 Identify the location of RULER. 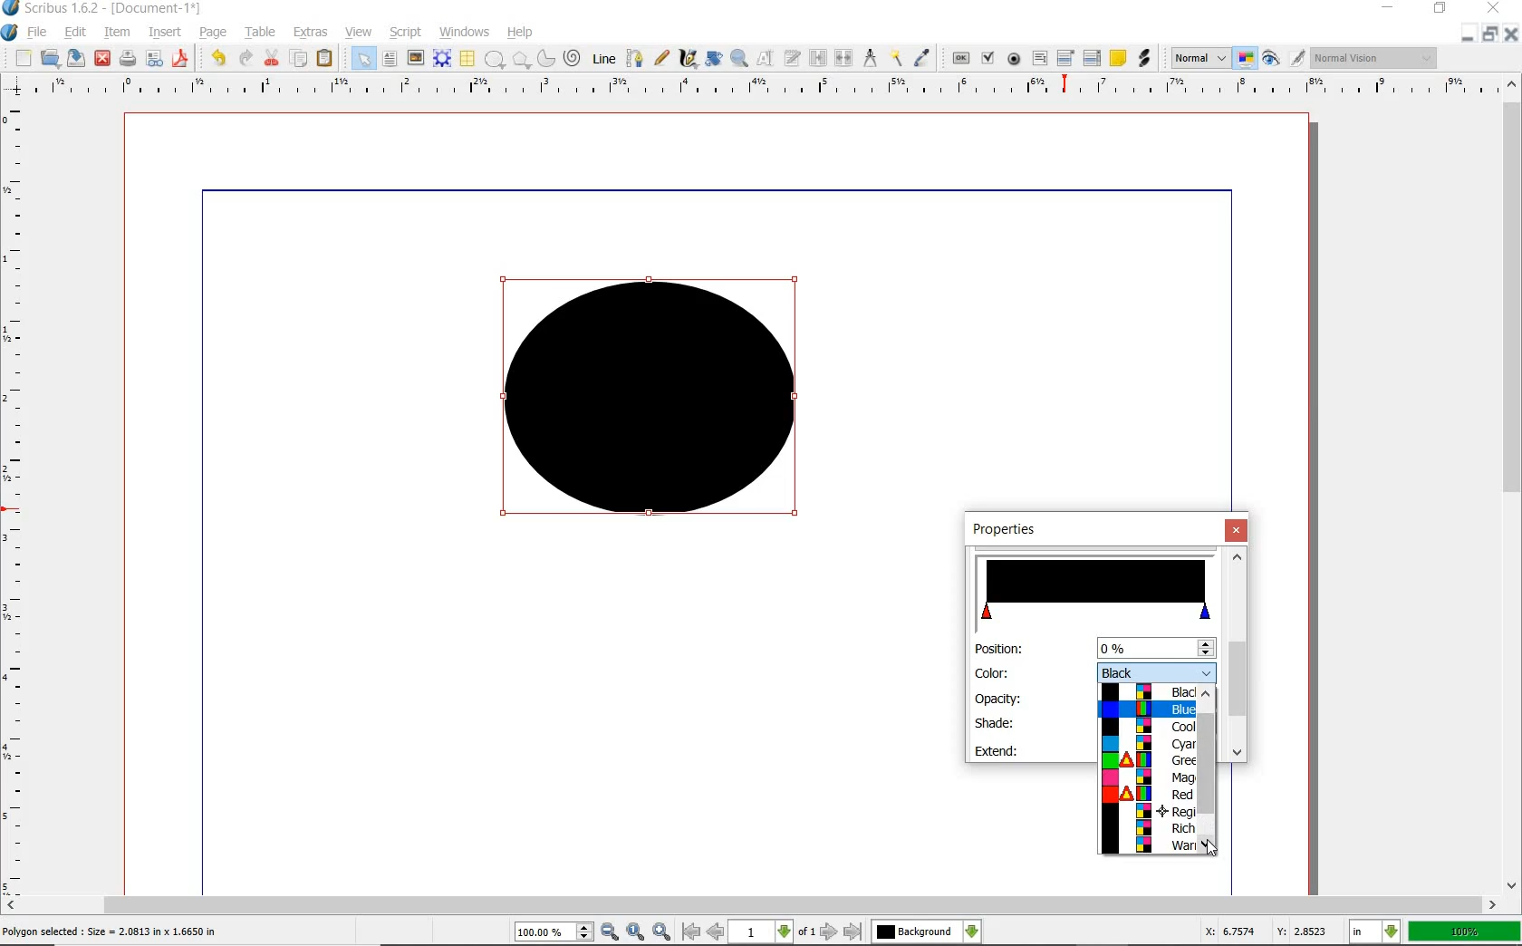
(15, 502).